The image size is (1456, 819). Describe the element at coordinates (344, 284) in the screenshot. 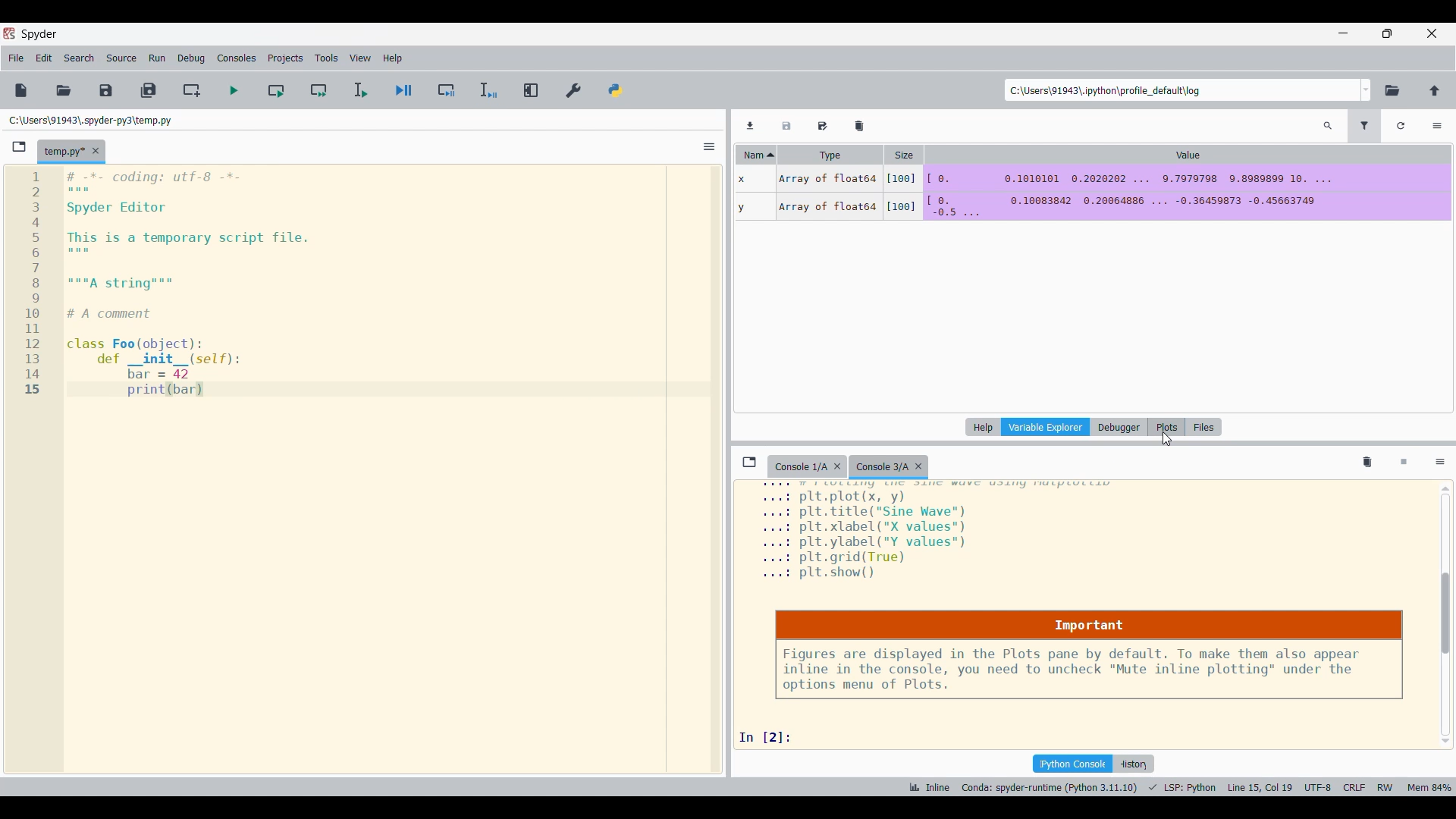

I see `editor pane` at that location.